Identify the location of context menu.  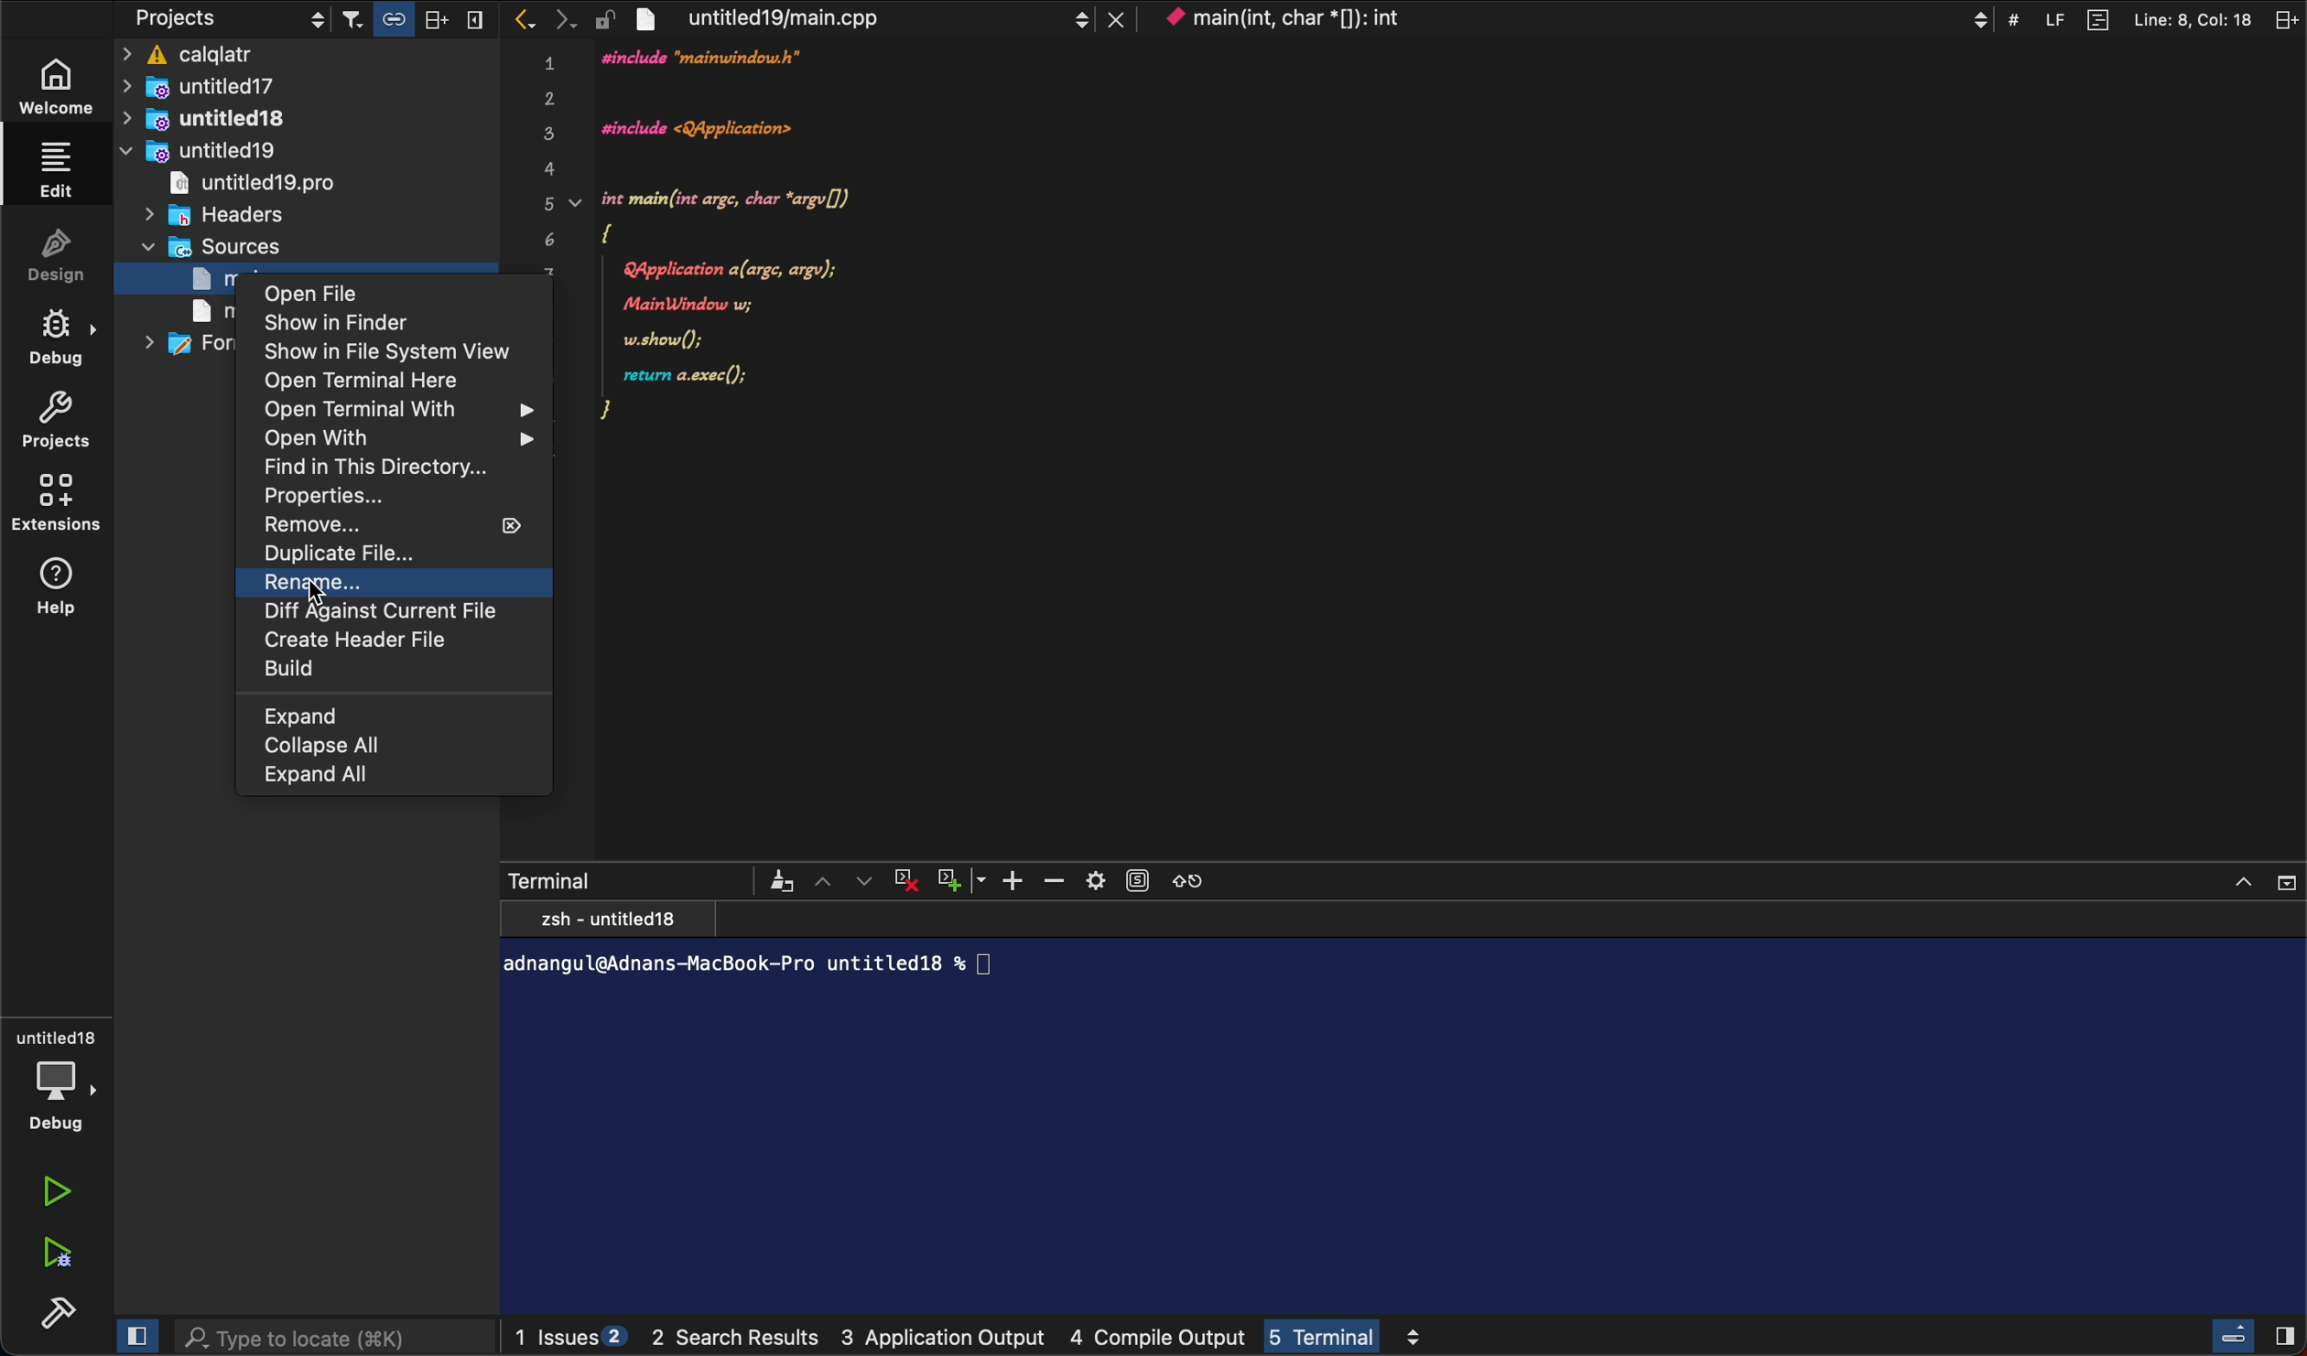
(1574, 18).